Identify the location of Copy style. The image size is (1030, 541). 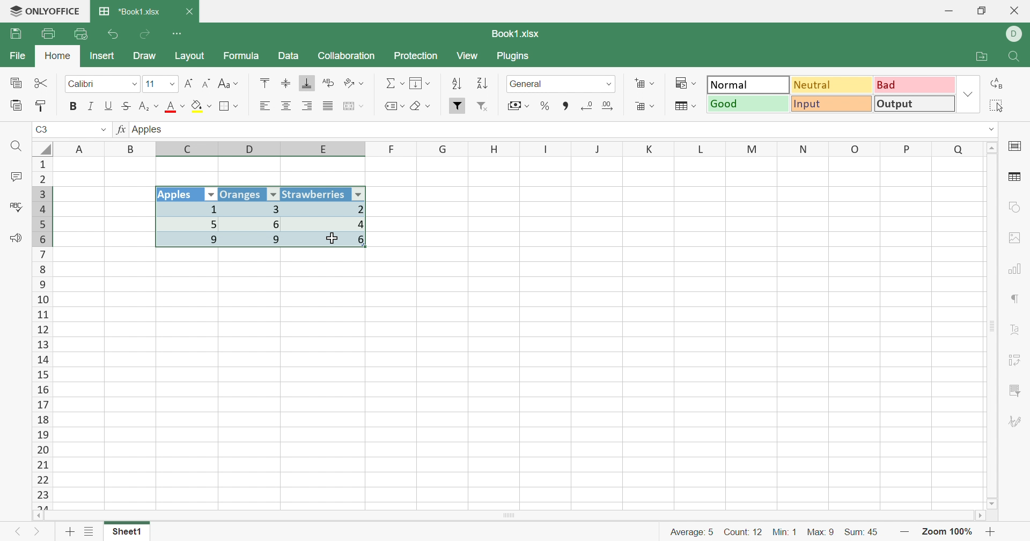
(42, 105).